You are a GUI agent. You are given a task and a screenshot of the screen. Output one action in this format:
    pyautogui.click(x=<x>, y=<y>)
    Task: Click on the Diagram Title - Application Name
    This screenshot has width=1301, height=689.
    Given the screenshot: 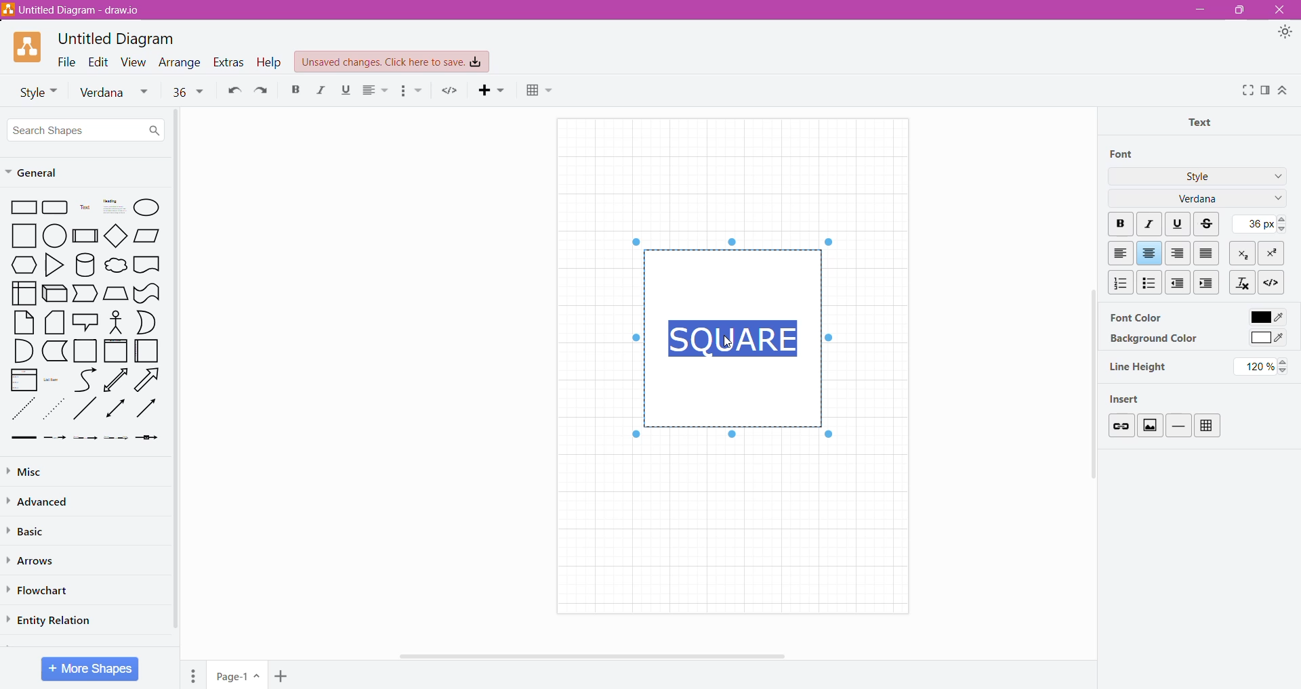 What is the action you would take?
    pyautogui.click(x=78, y=10)
    